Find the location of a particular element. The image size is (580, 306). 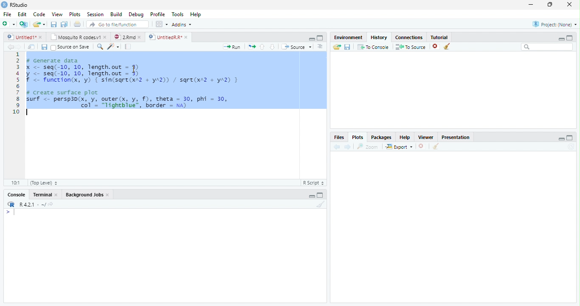

cursor is located at coordinates (135, 70).